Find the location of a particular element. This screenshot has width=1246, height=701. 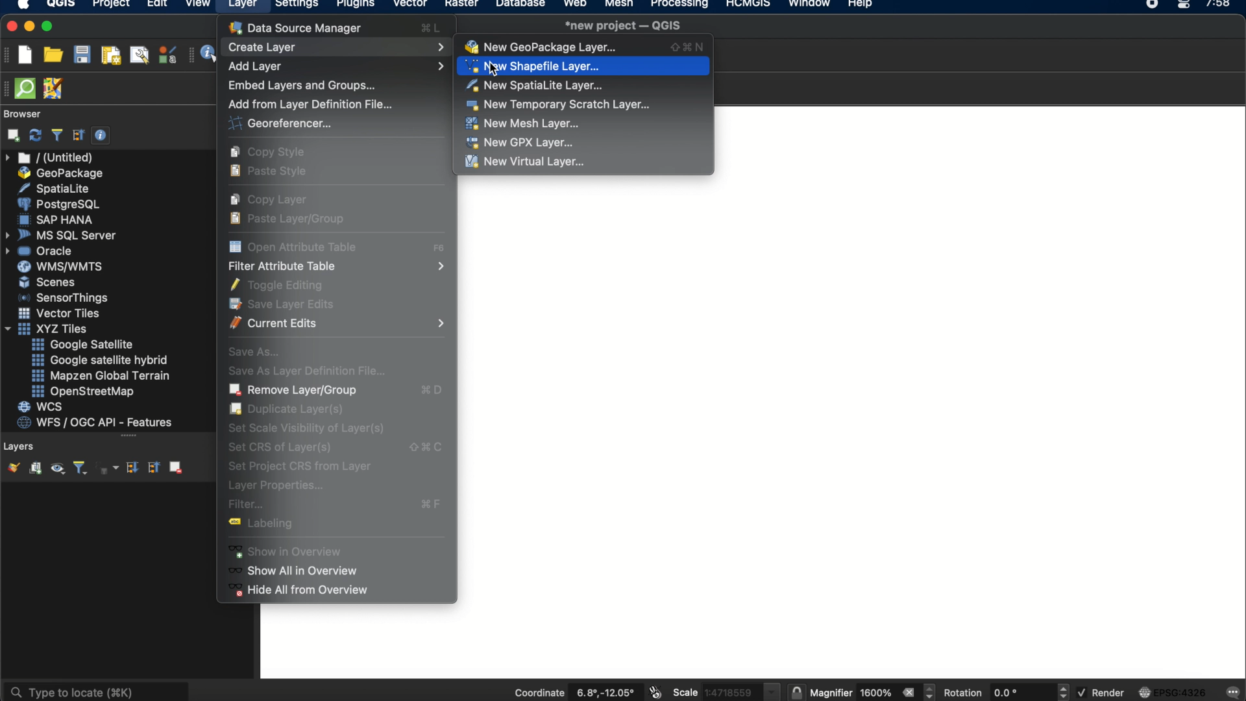

vector tiles is located at coordinates (60, 314).